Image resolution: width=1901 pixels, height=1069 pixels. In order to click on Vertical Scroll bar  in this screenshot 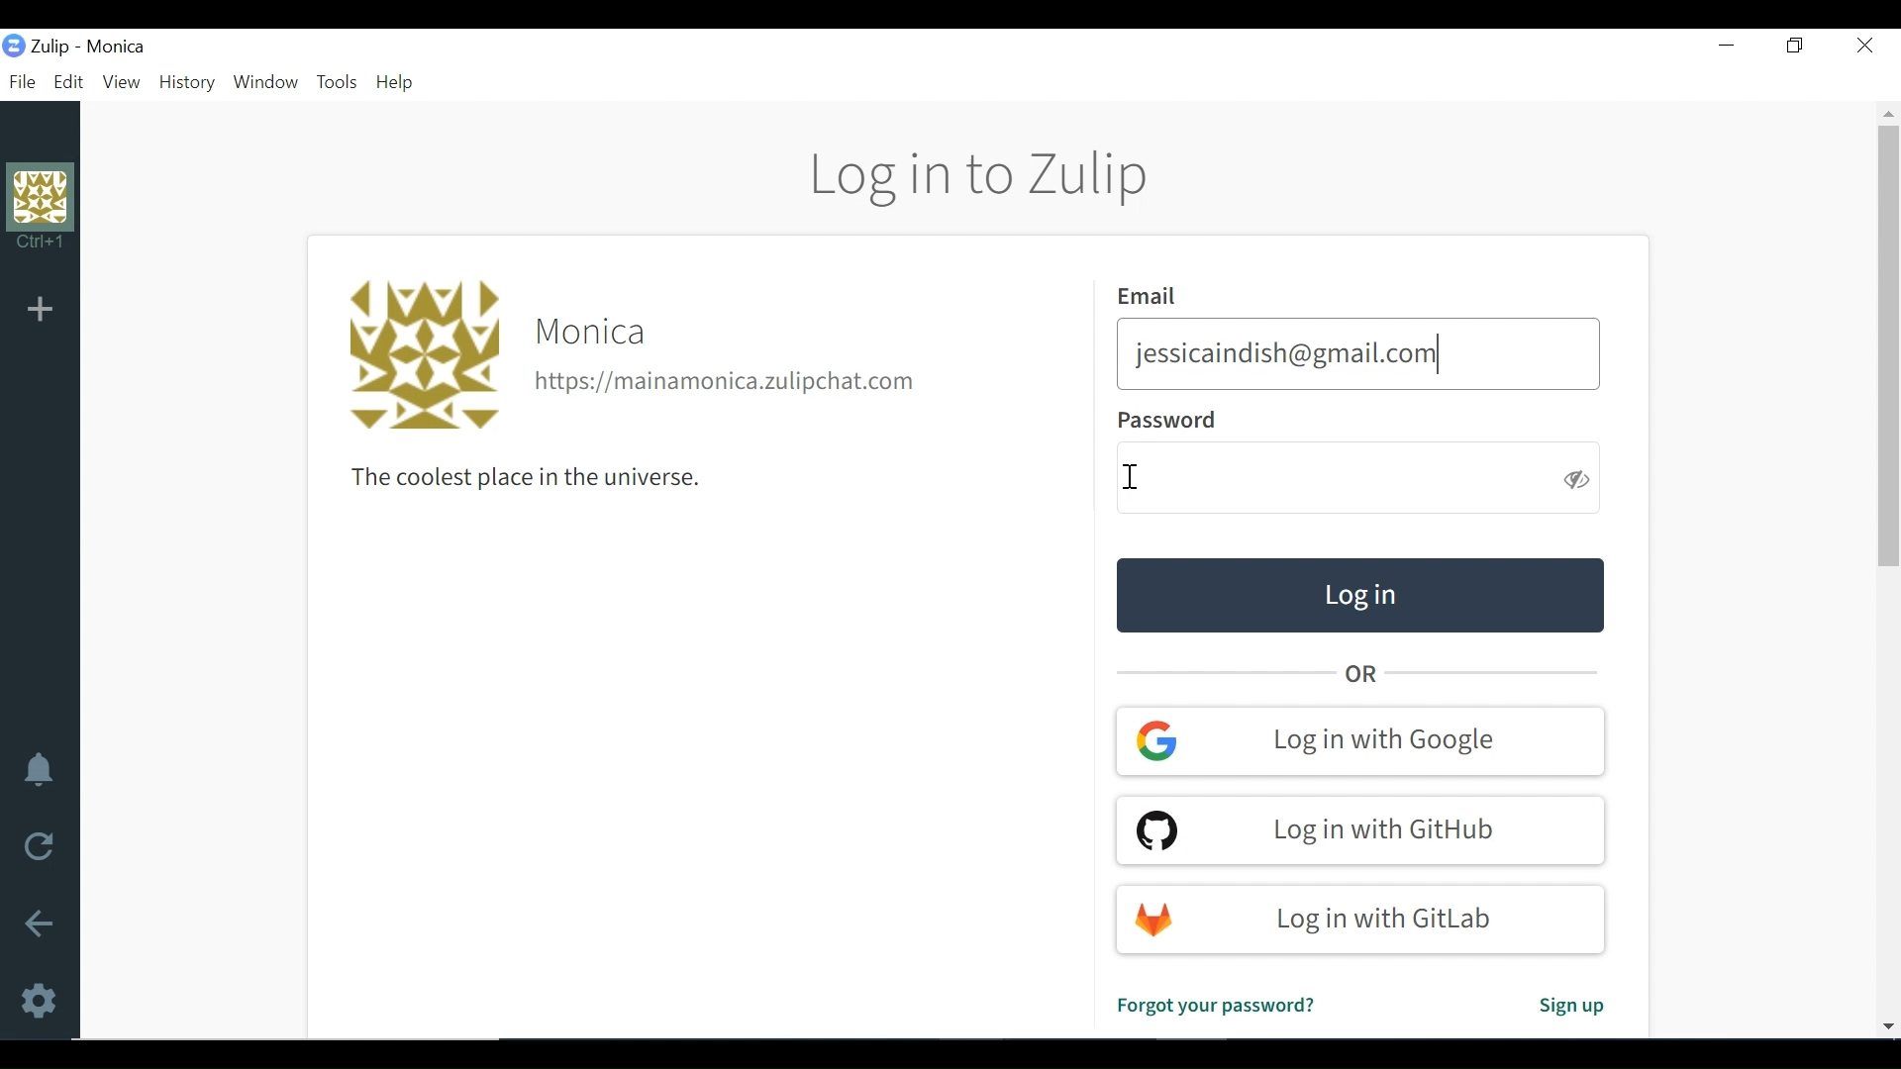, I will do `click(1889, 345)`.